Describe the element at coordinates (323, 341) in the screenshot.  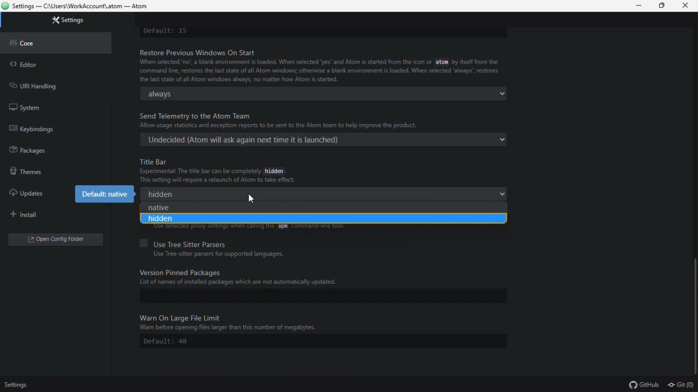
I see `Default: 40` at that location.